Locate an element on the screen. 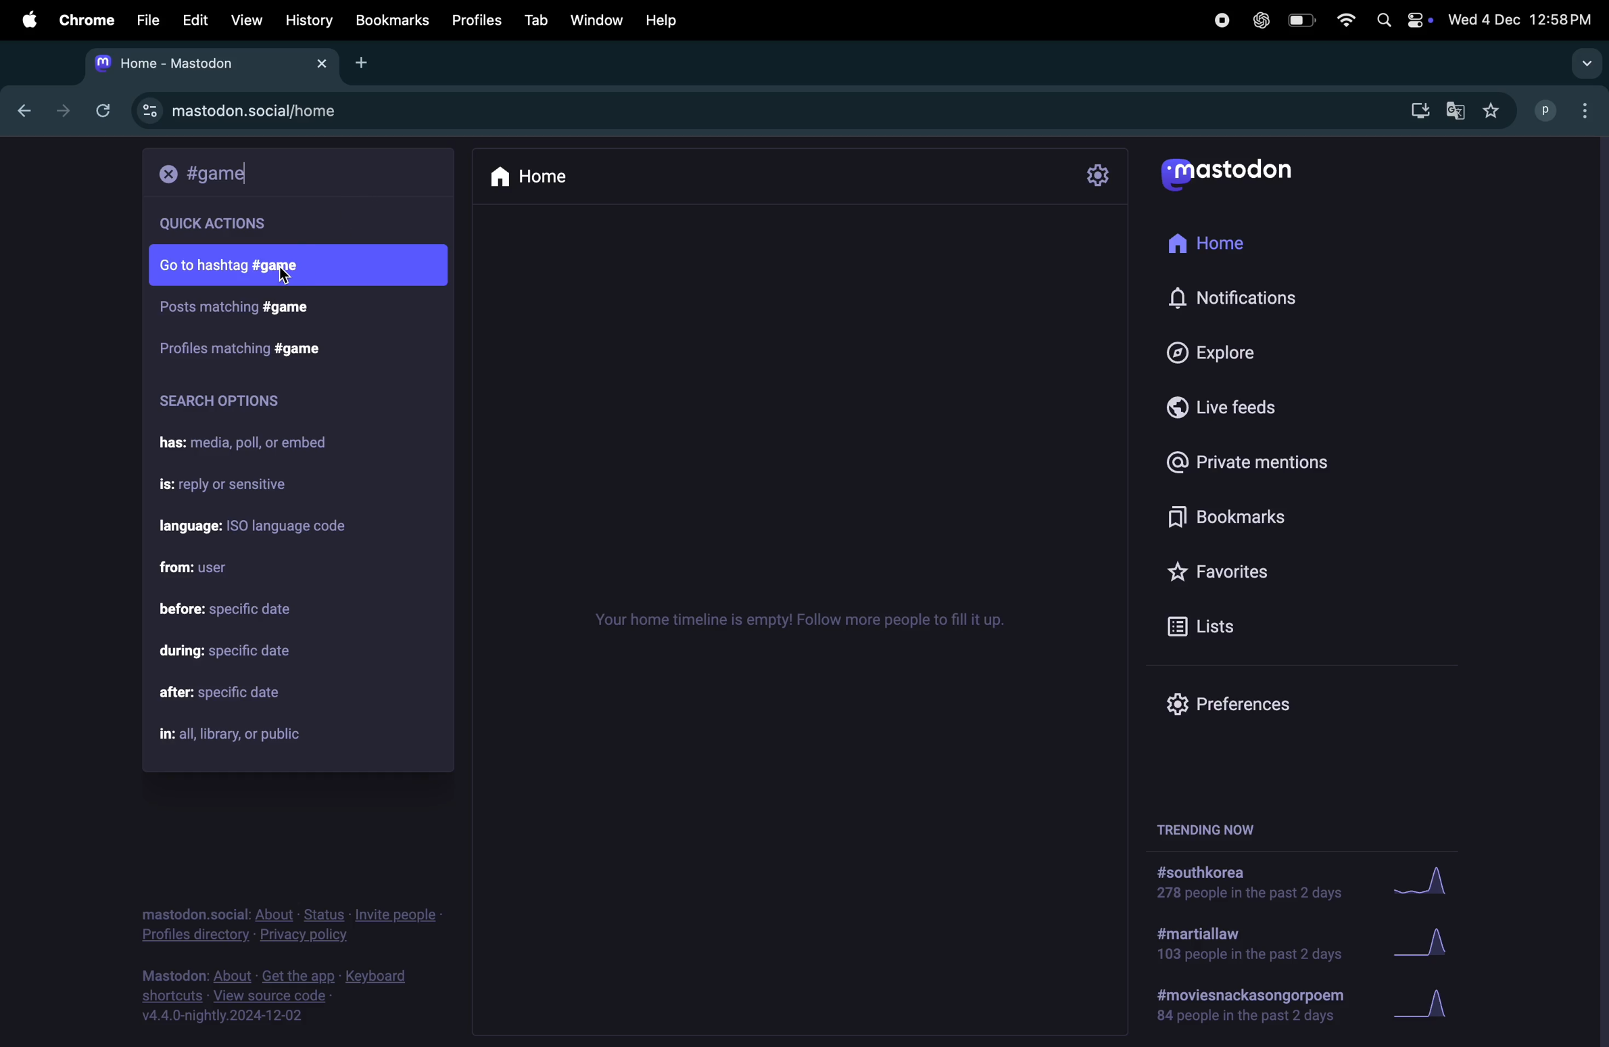 Image resolution: width=1609 pixels, height=1047 pixels. #games is located at coordinates (240, 346).